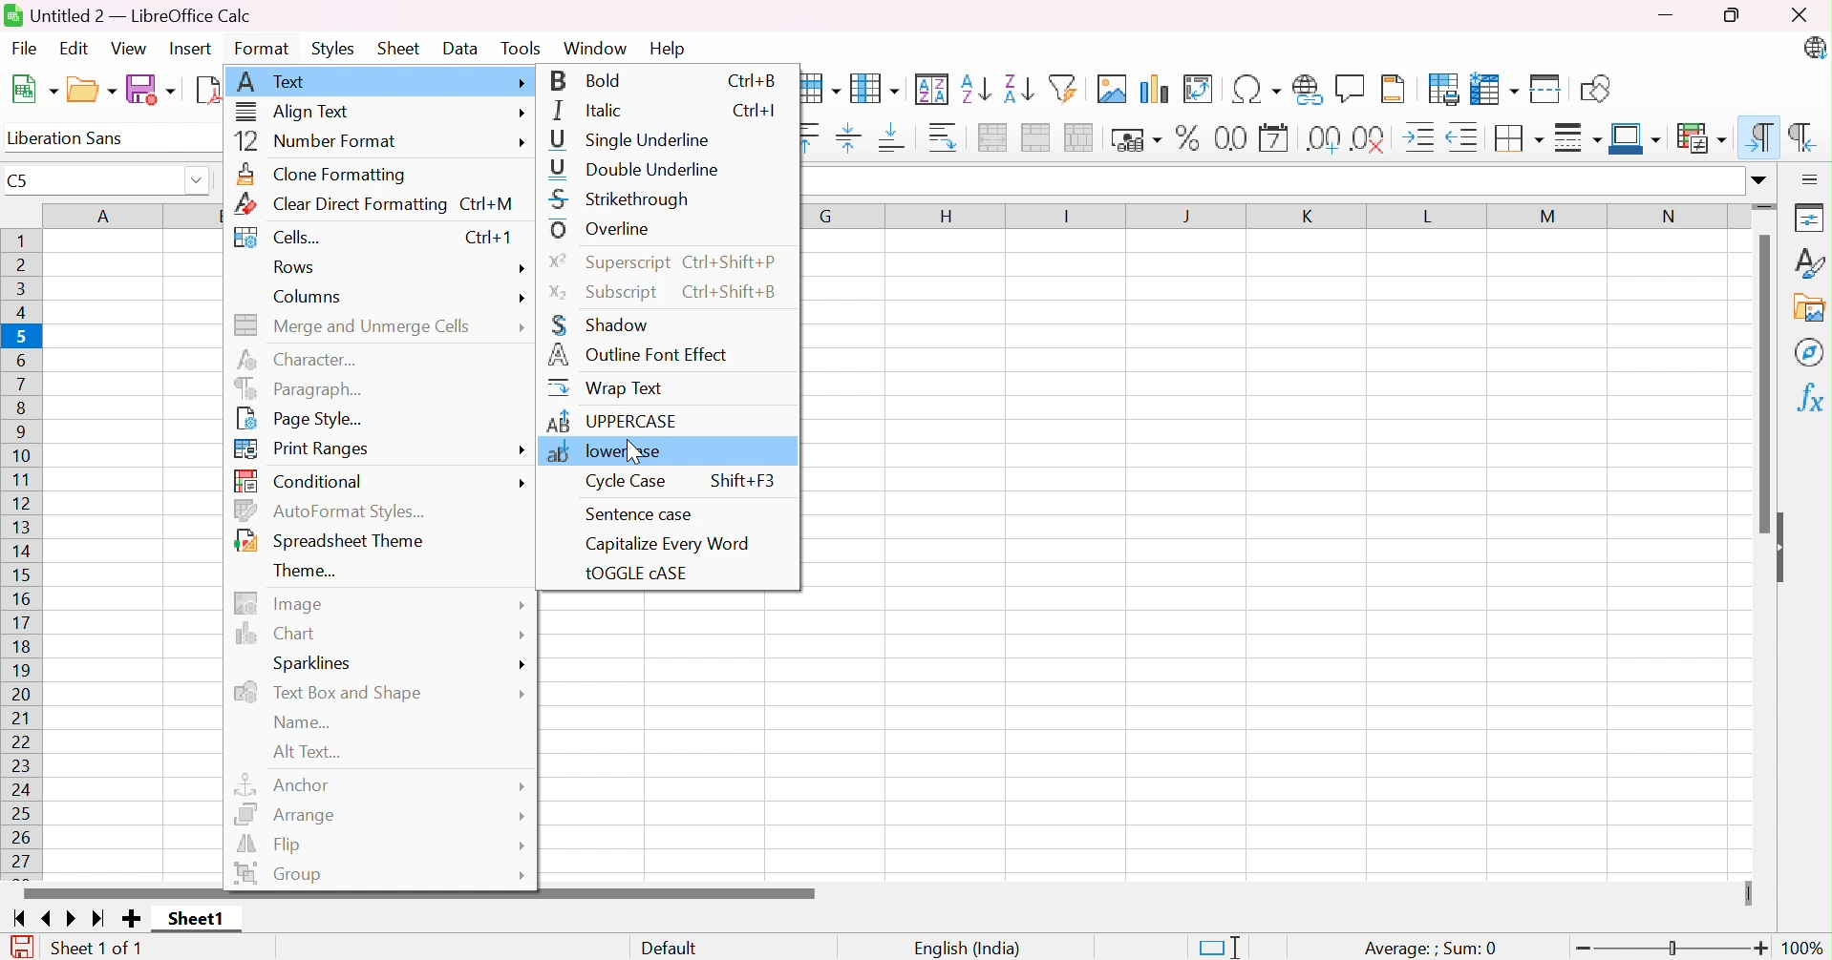 This screenshot has height=960, width=1832. I want to click on Clear Direct Formatting, so click(342, 203).